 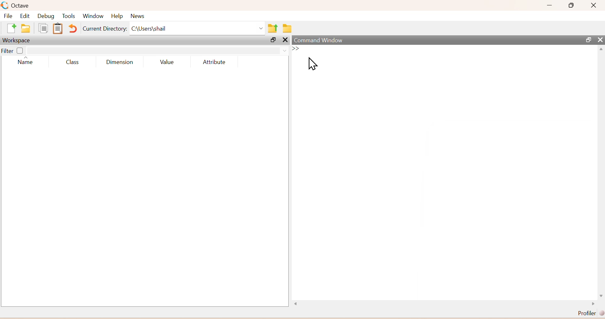 What do you see at coordinates (122, 62) in the screenshot?
I see `Dimension` at bounding box center [122, 62].